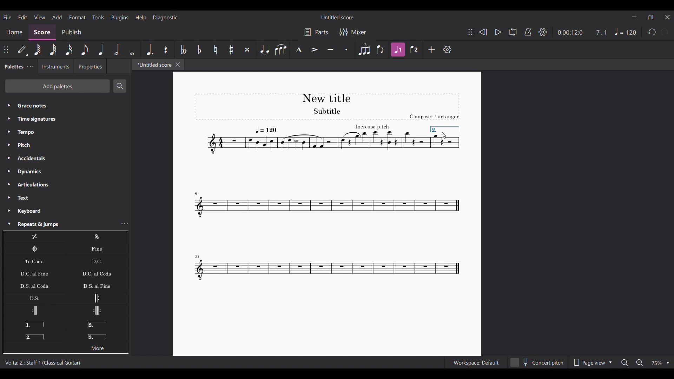  Describe the element at coordinates (483, 32) in the screenshot. I see `Rewind` at that location.